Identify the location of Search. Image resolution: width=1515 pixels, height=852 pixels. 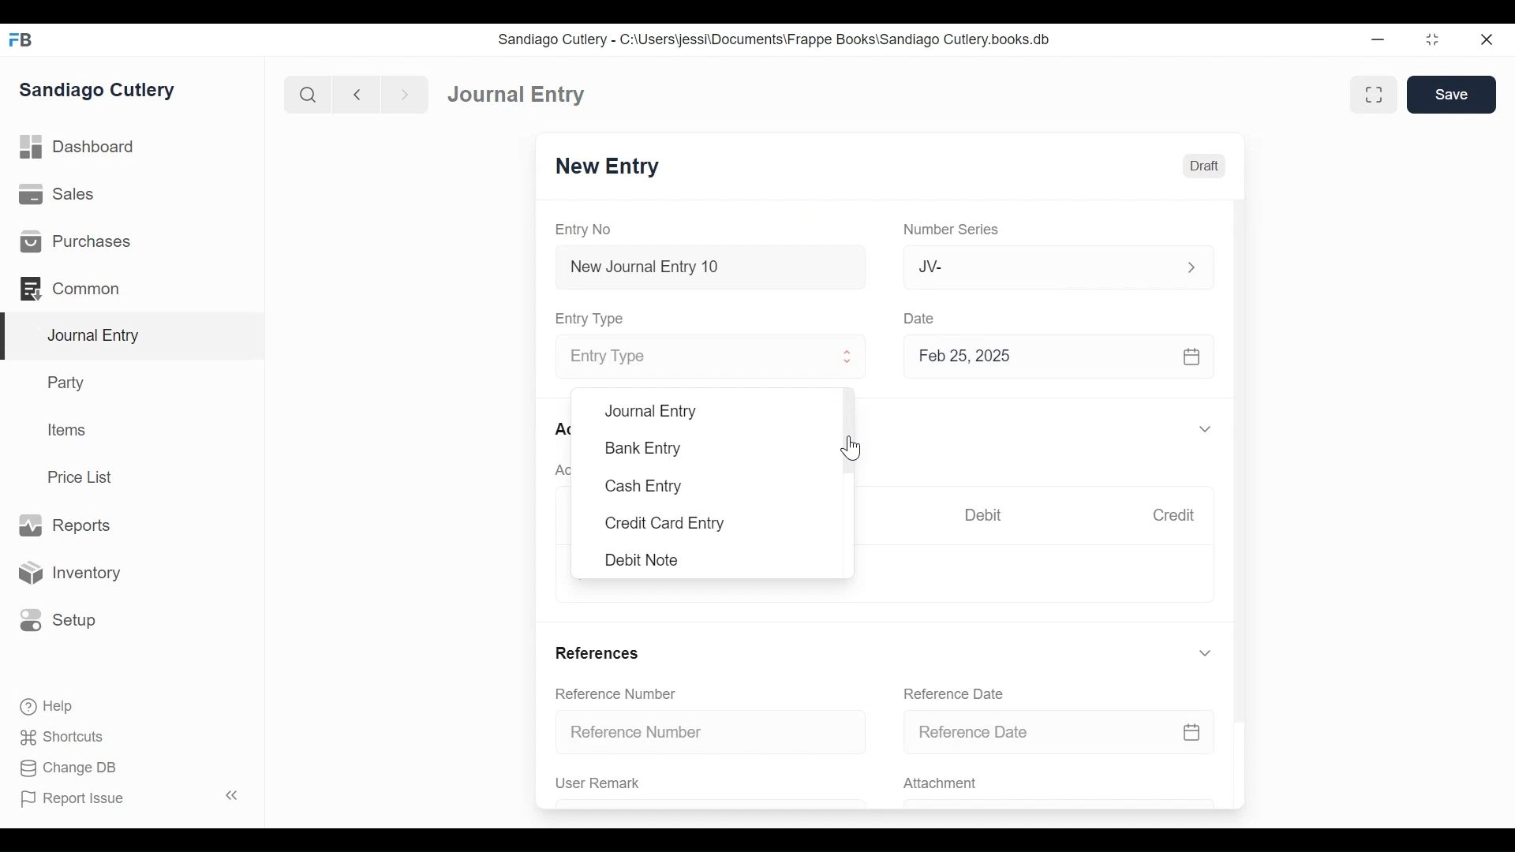
(309, 94).